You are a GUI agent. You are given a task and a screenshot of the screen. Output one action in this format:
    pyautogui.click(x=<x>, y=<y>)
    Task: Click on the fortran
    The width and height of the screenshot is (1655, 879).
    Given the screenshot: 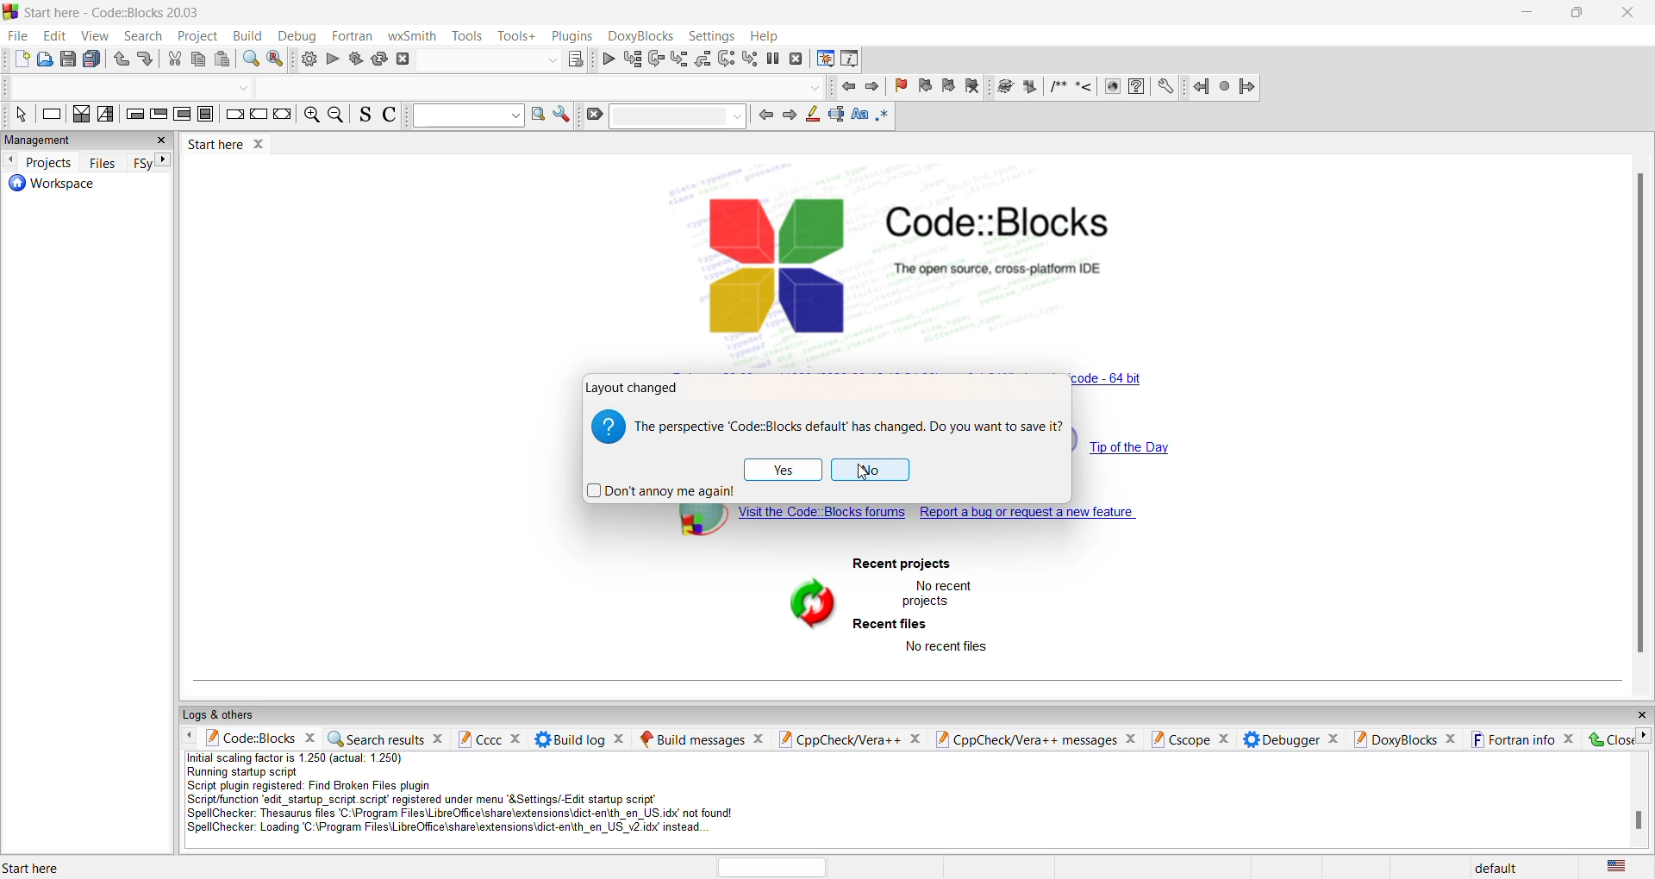 What is the action you would take?
    pyautogui.click(x=349, y=34)
    